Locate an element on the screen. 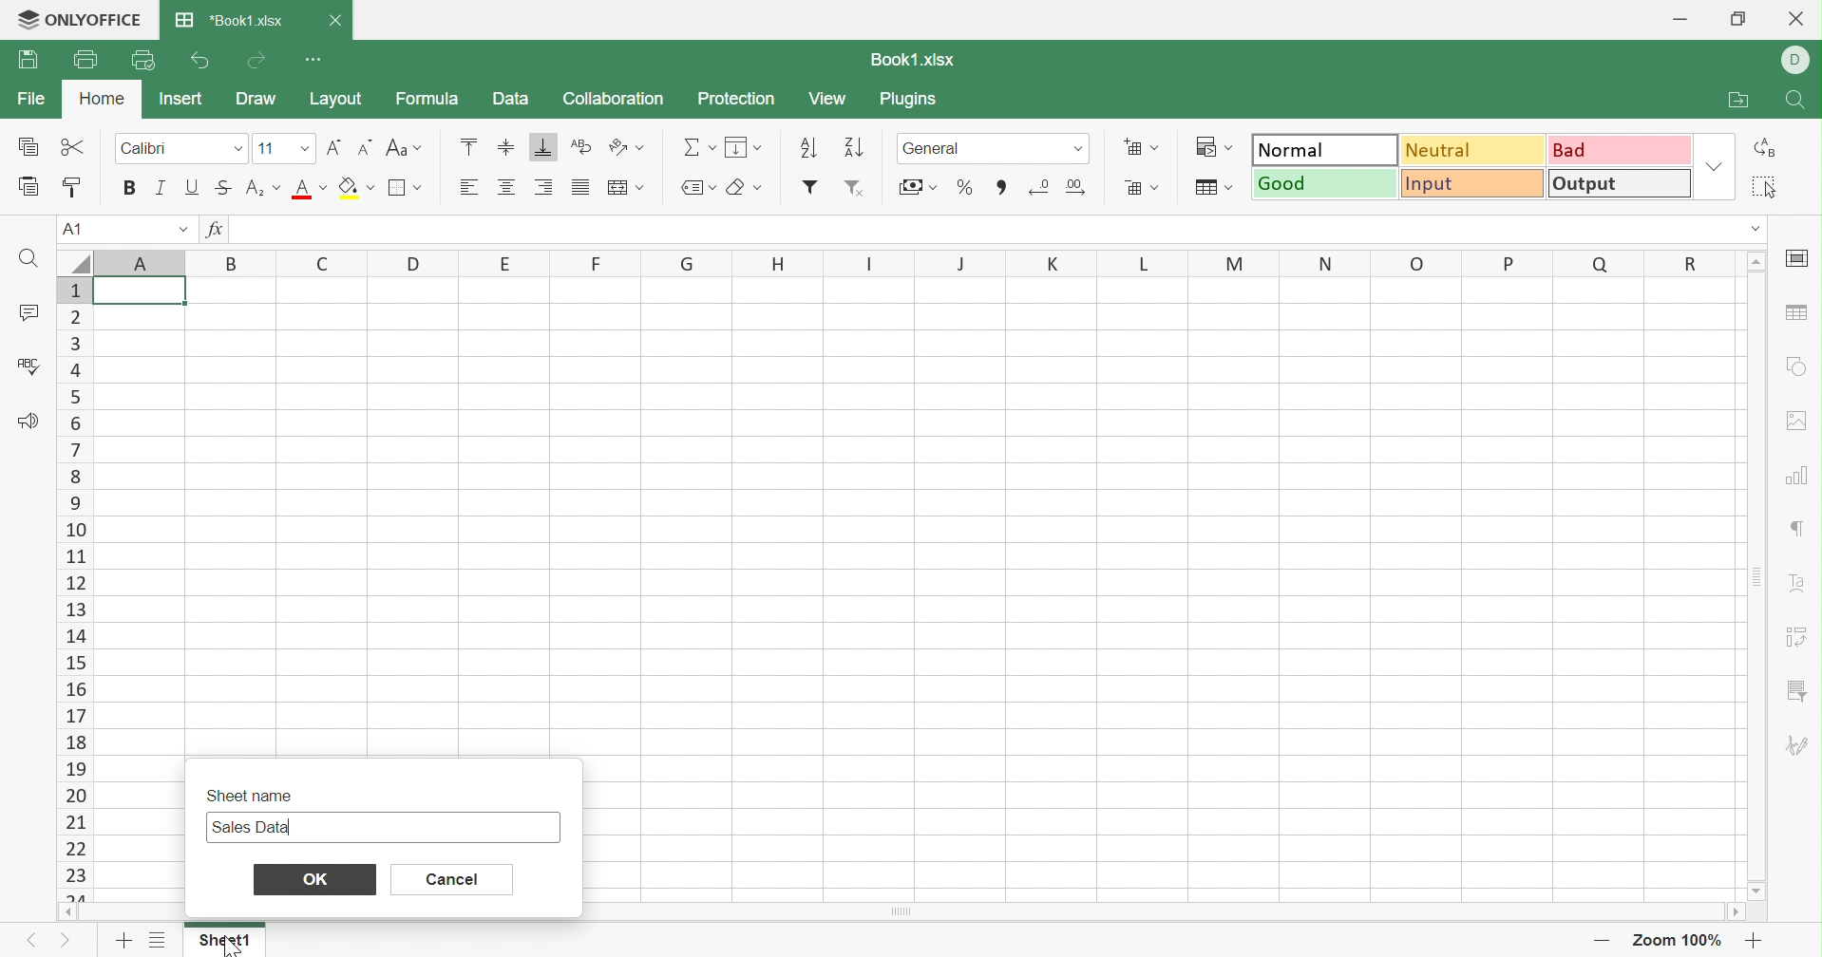 The image size is (1822, 957). Cut is located at coordinates (76, 145).